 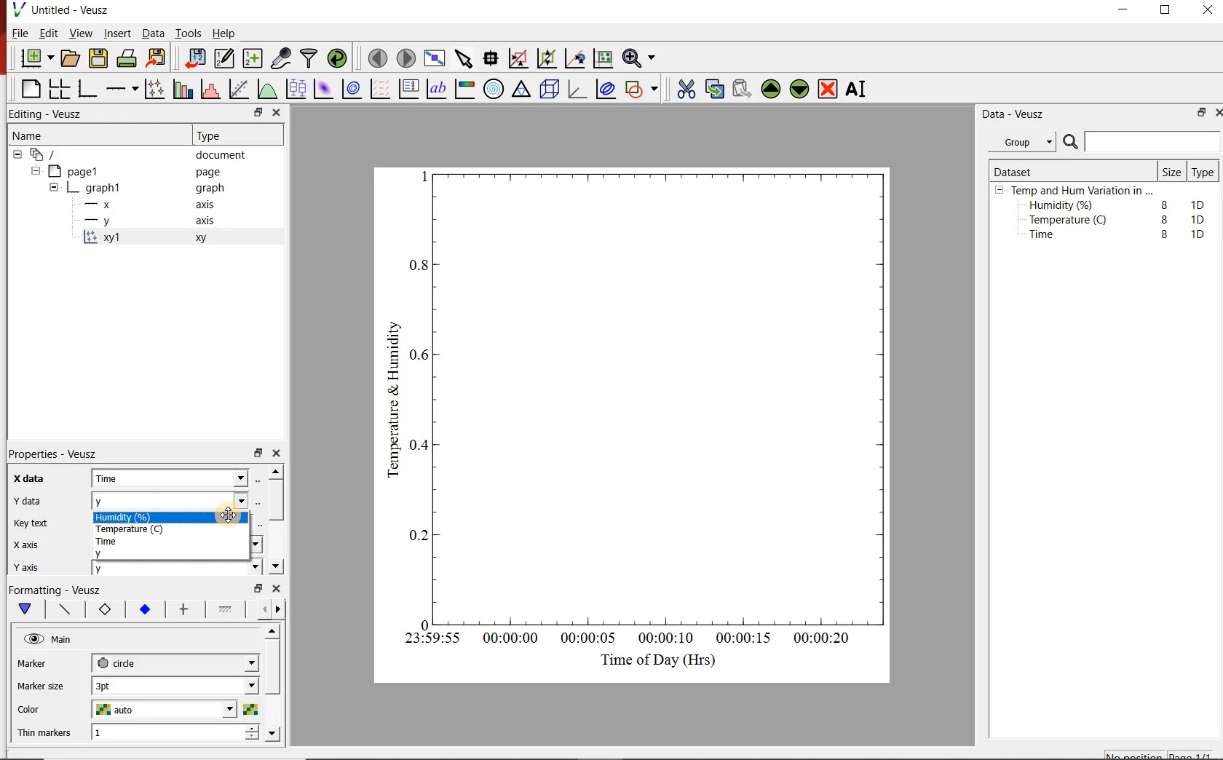 What do you see at coordinates (251, 740) in the screenshot?
I see `decrease` at bounding box center [251, 740].